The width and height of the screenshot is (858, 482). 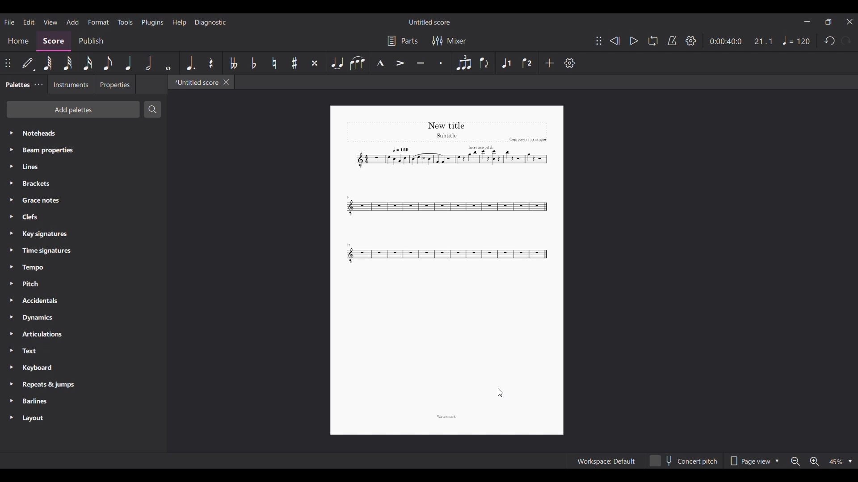 I want to click on Edit menu, so click(x=29, y=22).